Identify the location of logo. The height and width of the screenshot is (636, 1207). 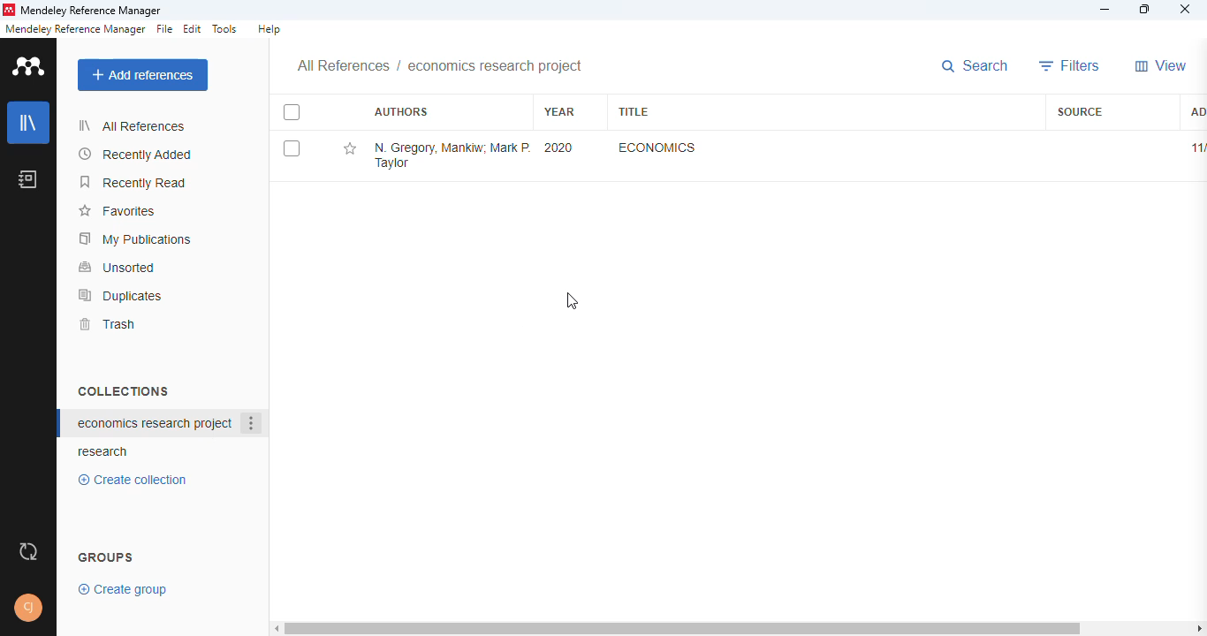
(8, 10).